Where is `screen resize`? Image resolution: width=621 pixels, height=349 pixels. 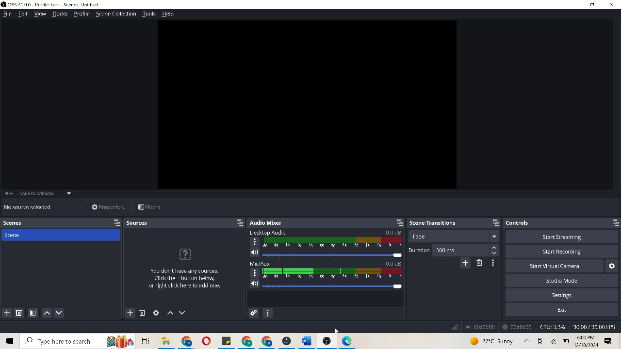
screen resize is located at coordinates (396, 222).